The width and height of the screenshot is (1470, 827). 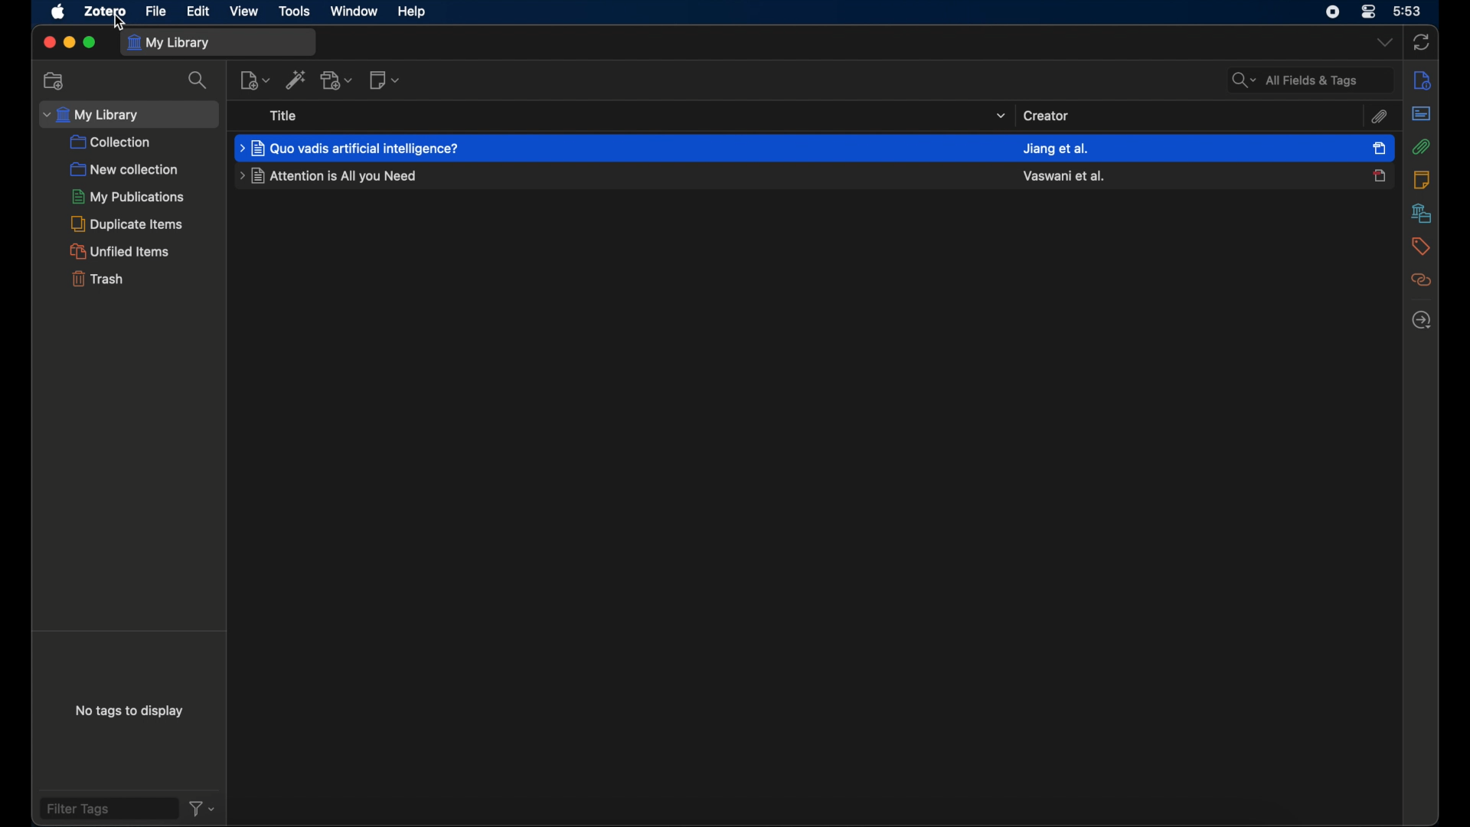 What do you see at coordinates (1423, 213) in the screenshot?
I see `libraries and collections` at bounding box center [1423, 213].